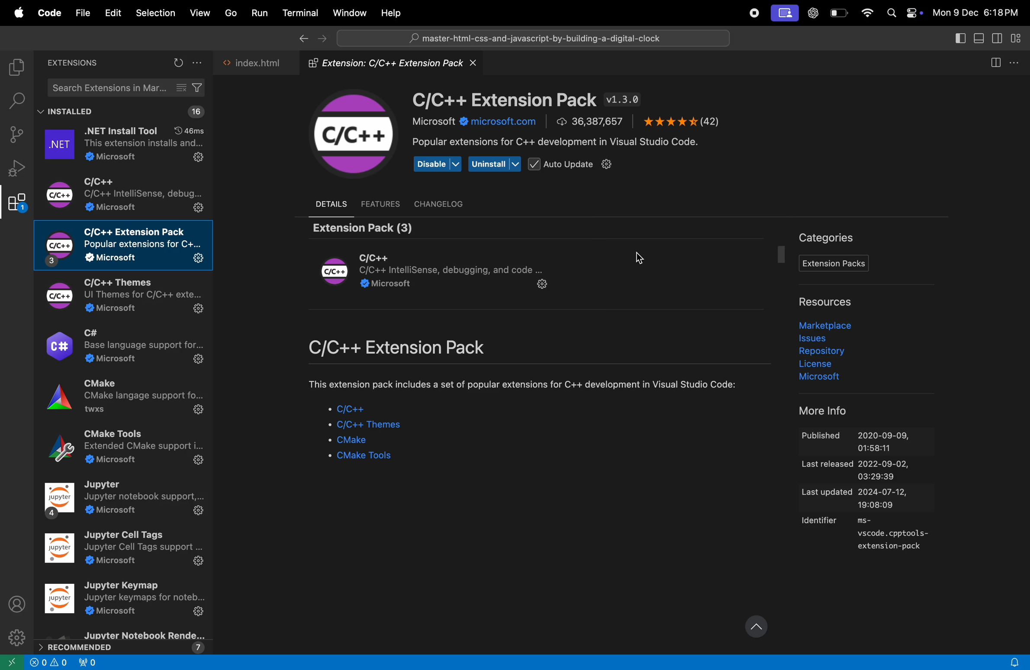 Image resolution: width=1030 pixels, height=670 pixels. Describe the element at coordinates (119, 296) in the screenshot. I see `C/C++ themes` at that location.